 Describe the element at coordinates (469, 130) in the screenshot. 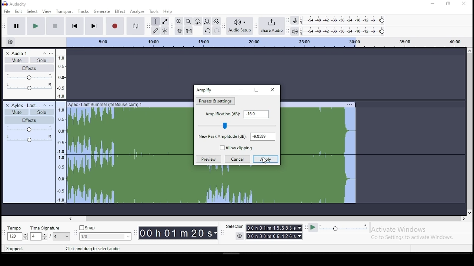

I see `scroll bar` at that location.